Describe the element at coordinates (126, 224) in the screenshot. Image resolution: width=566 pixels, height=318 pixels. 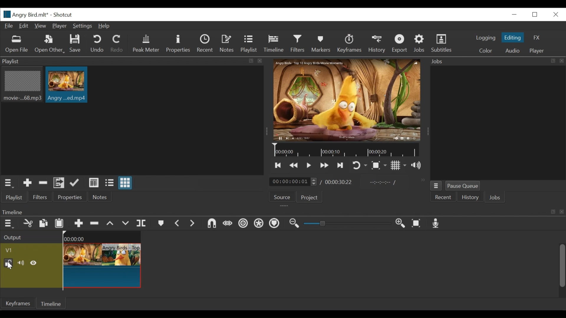
I see `Overwrite` at that location.